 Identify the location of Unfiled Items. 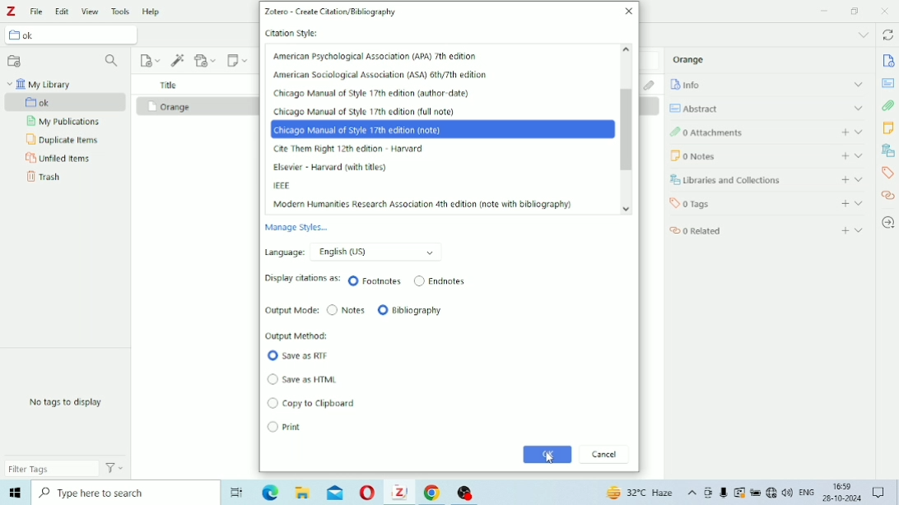
(58, 159).